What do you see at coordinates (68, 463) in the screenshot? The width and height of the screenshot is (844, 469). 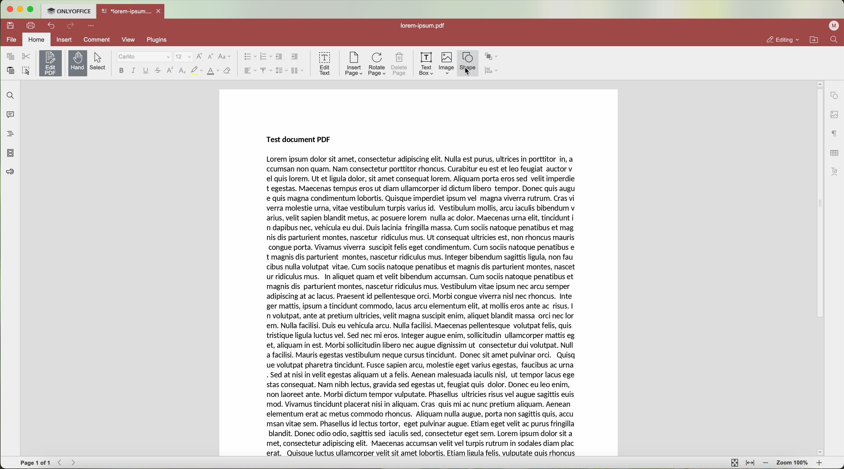 I see `navigate arrows` at bounding box center [68, 463].